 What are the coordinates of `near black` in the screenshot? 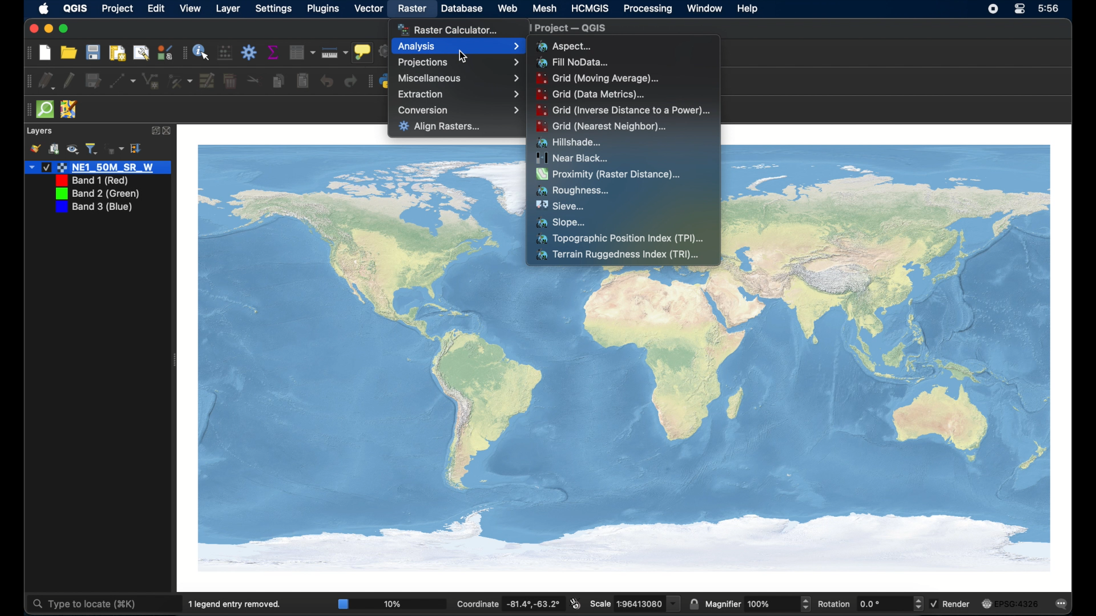 It's located at (572, 158).